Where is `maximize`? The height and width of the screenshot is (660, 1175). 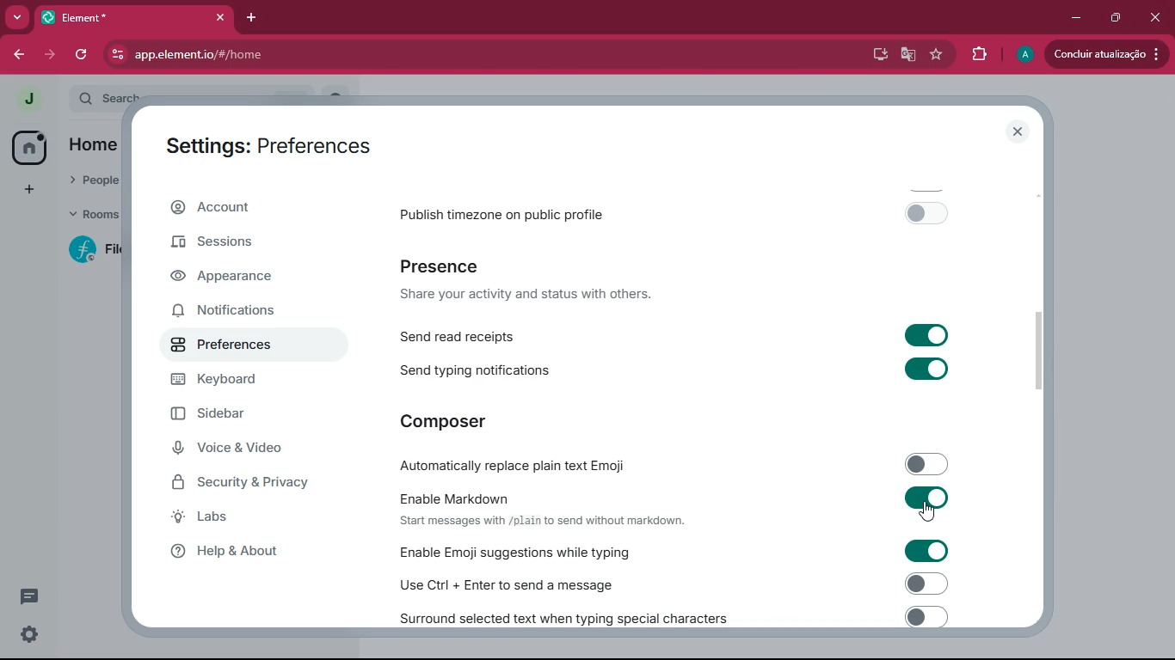 maximize is located at coordinates (1112, 18).